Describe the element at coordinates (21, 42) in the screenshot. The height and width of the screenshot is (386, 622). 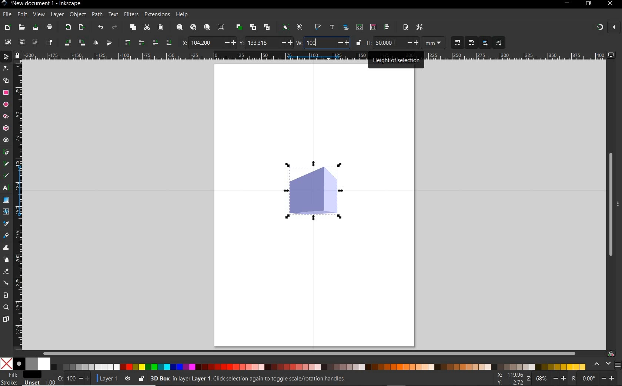
I see `select all in all layers` at that location.